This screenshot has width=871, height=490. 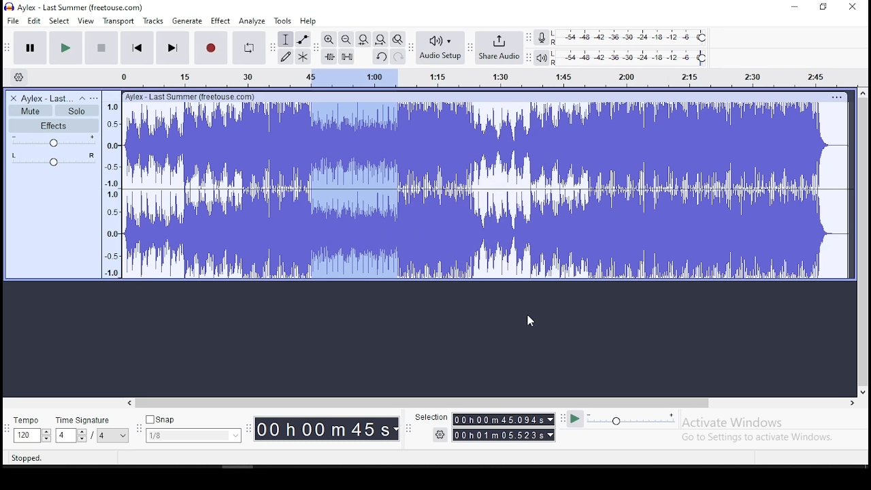 I want to click on multi tool, so click(x=302, y=58).